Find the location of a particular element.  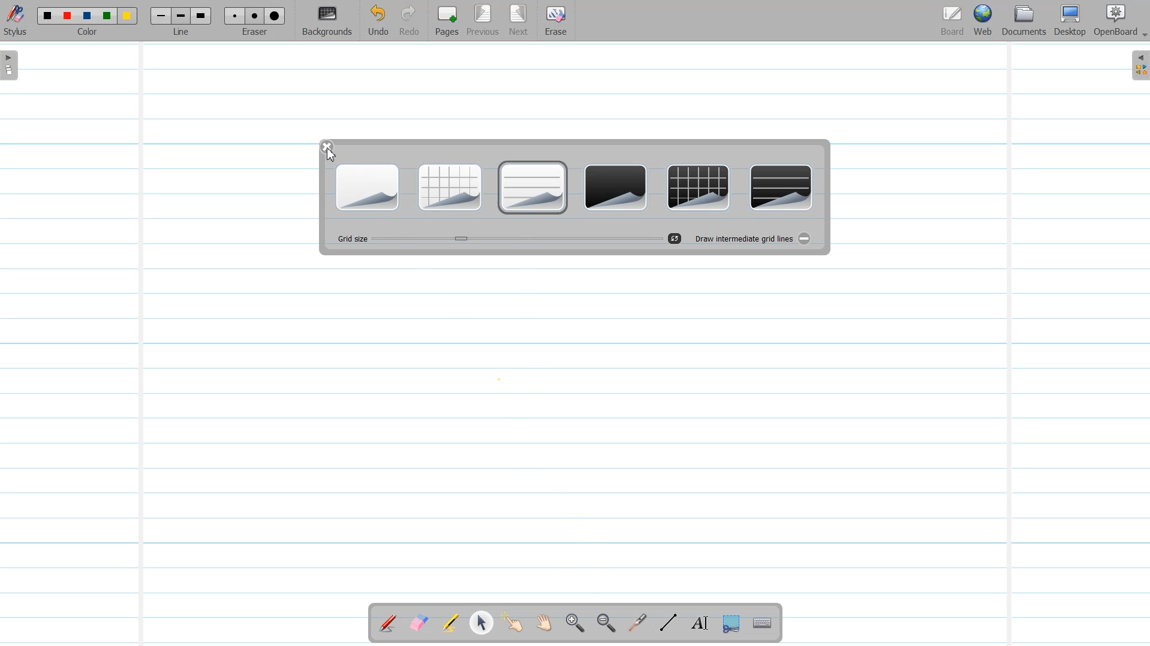

Web is located at coordinates (984, 21).